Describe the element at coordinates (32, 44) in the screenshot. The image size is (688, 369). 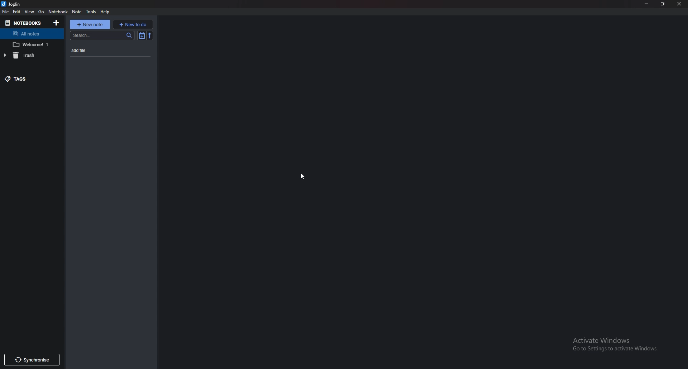
I see `welcome 1` at that location.